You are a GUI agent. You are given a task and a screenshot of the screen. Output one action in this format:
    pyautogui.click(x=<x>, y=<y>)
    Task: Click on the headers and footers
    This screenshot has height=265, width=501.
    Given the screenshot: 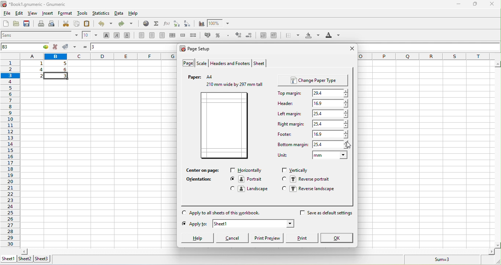 What is the action you would take?
    pyautogui.click(x=231, y=63)
    